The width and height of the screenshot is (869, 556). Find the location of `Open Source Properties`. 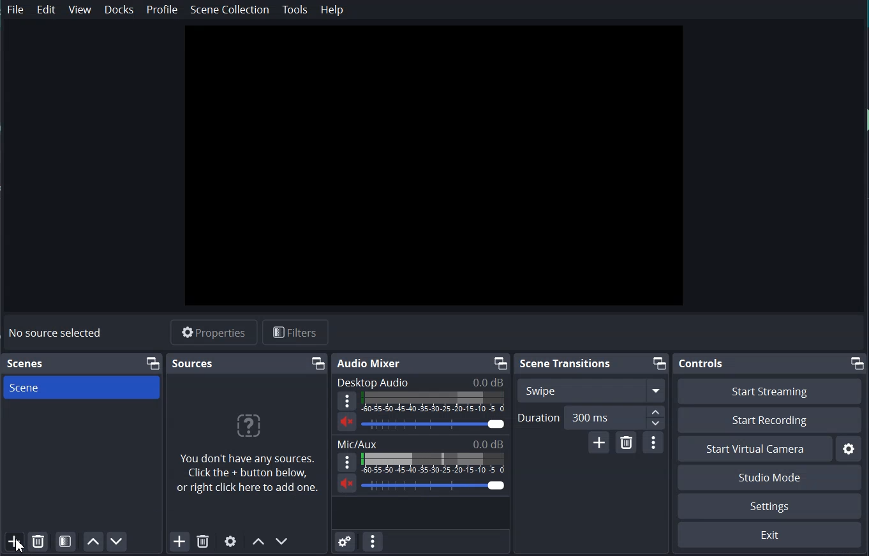

Open Source Properties is located at coordinates (231, 542).